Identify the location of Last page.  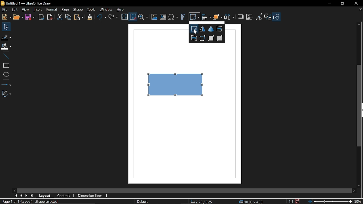
(32, 196).